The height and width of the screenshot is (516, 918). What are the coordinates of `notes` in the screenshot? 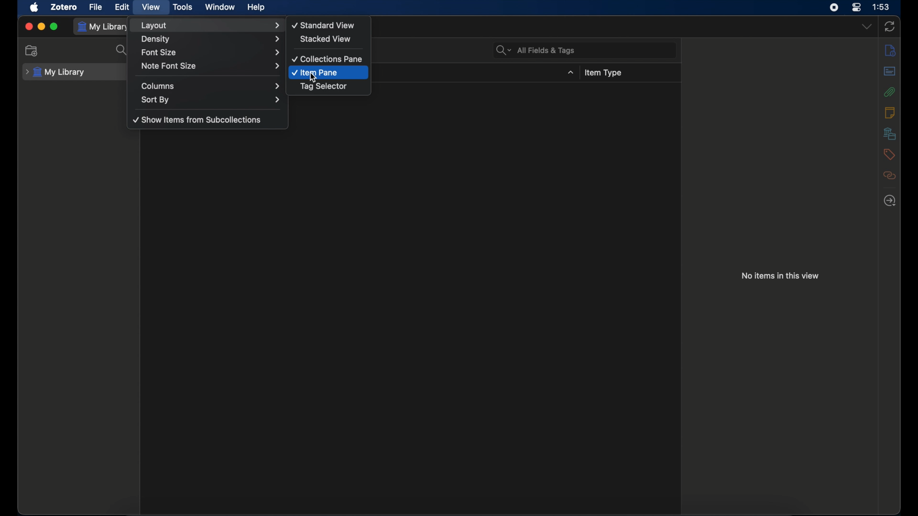 It's located at (889, 112).